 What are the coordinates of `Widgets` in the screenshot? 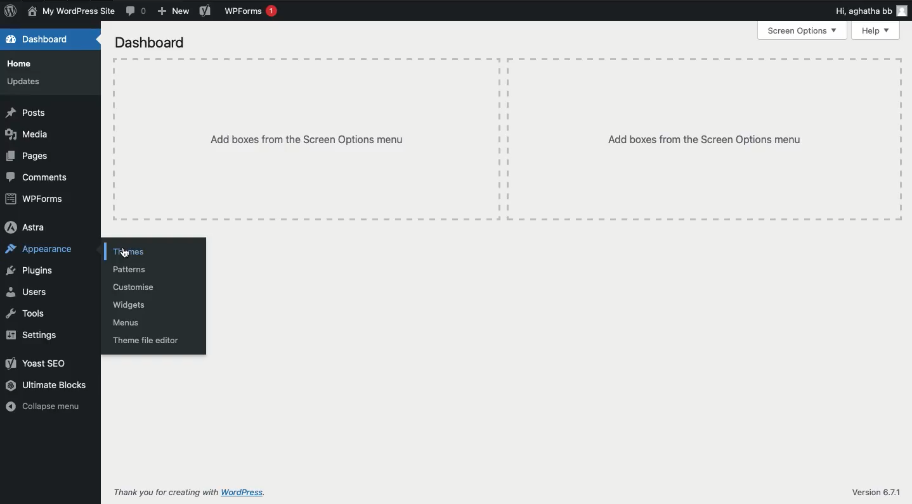 It's located at (131, 305).